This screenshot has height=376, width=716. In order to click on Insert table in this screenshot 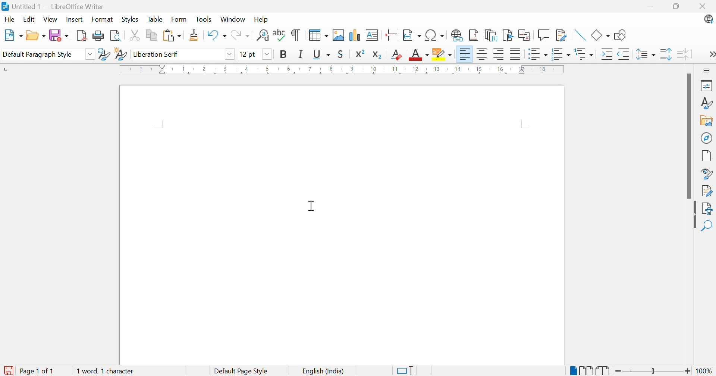, I will do `click(319, 35)`.